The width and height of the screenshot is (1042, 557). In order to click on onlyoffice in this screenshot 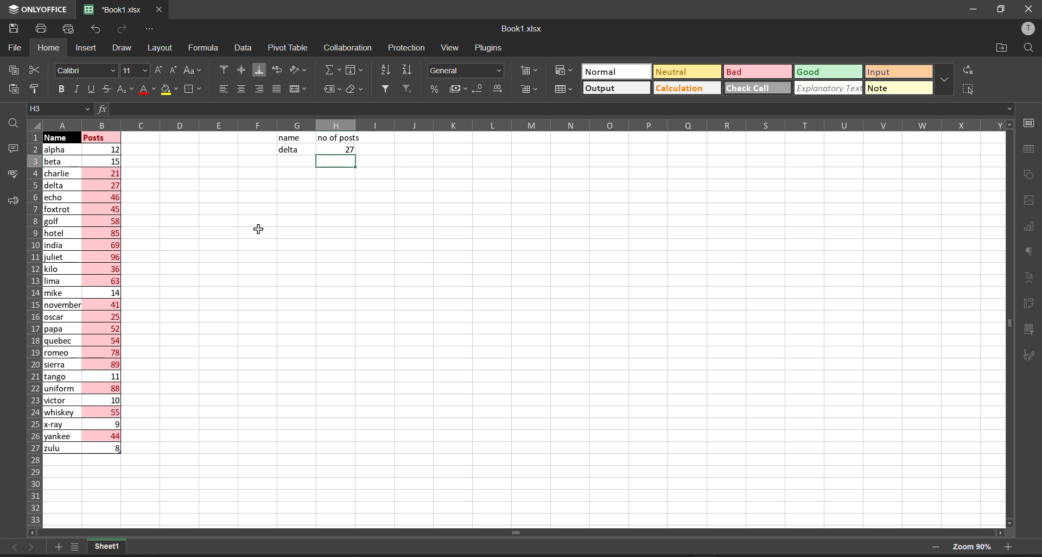, I will do `click(38, 9)`.